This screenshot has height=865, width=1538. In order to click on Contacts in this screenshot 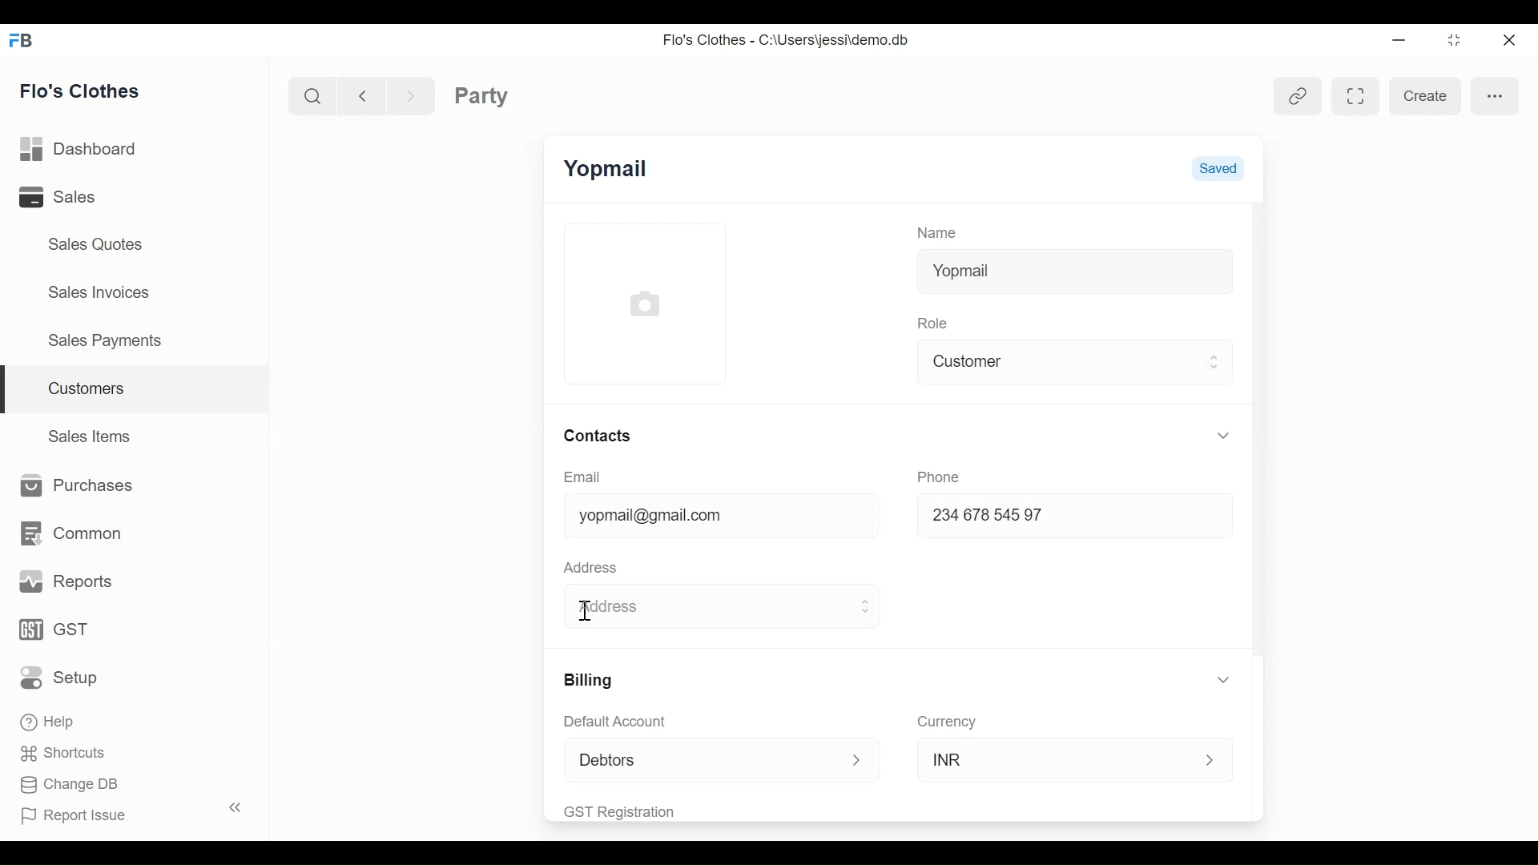, I will do `click(603, 437)`.